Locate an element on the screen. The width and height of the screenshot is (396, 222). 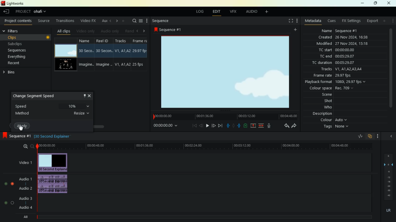
overlap is located at coordinates (369, 136).